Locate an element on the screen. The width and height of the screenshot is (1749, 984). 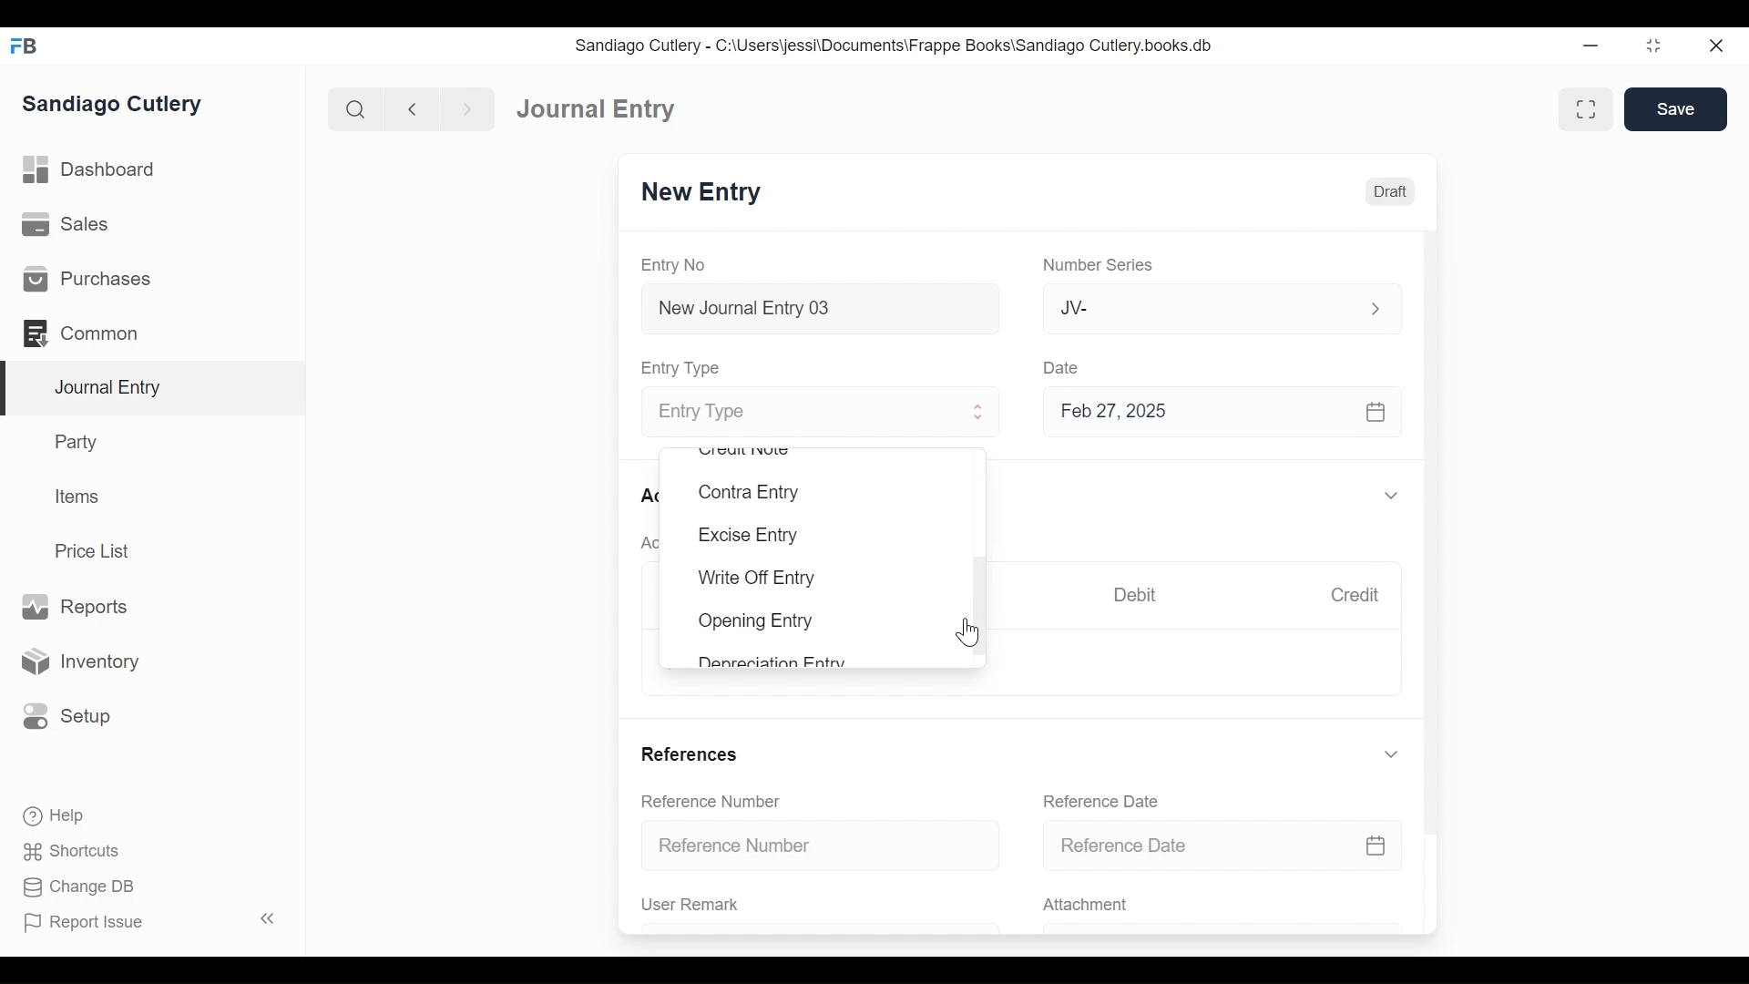
Inventory is located at coordinates (78, 661).